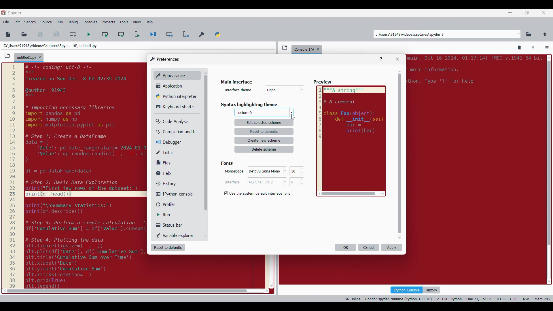 The height and width of the screenshot is (311, 553). Describe the element at coordinates (400, 155) in the screenshot. I see `Vertical slide bar` at that location.